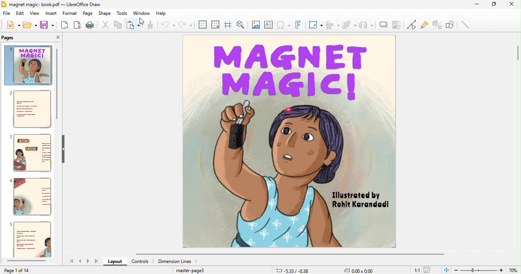 This screenshot has height=274, width=521. What do you see at coordinates (163, 13) in the screenshot?
I see `help` at bounding box center [163, 13].